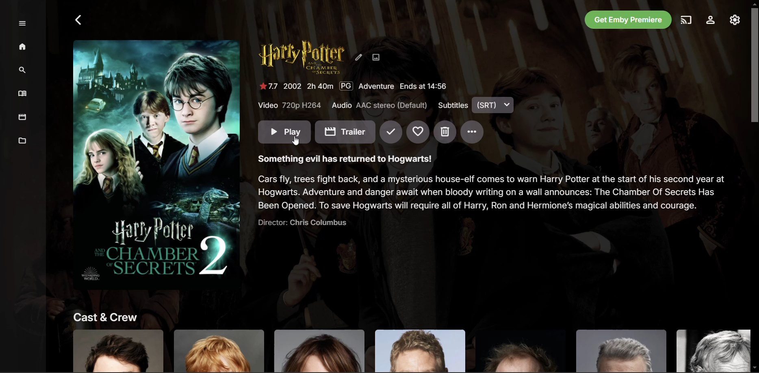 This screenshot has width=759, height=373. I want to click on Search, so click(23, 70).